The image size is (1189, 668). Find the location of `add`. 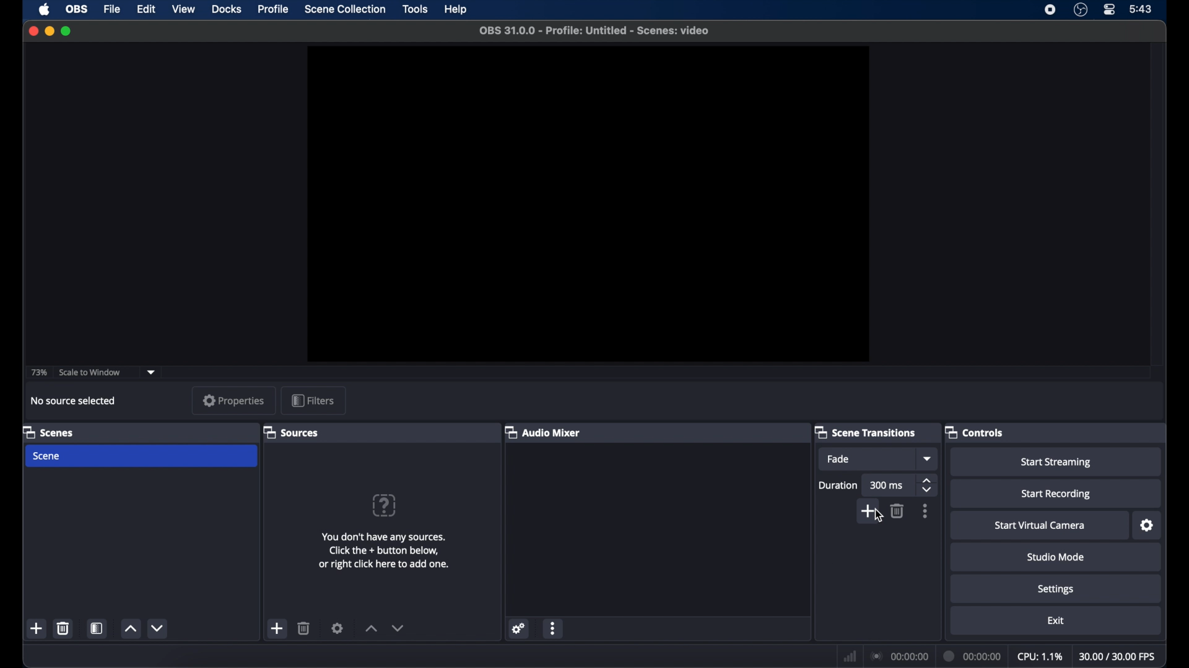

add is located at coordinates (865, 513).